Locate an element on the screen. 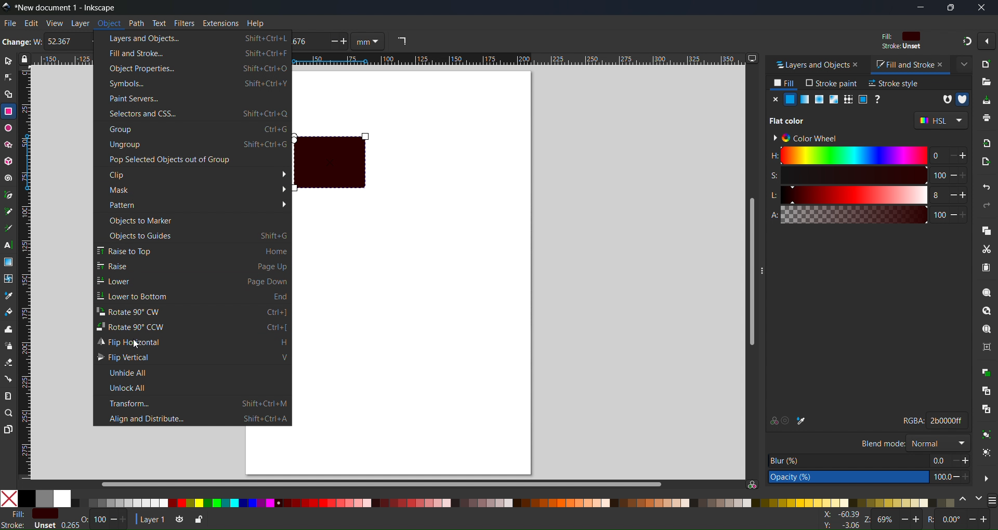  Minimize Rotation is located at coordinates (973, 519).